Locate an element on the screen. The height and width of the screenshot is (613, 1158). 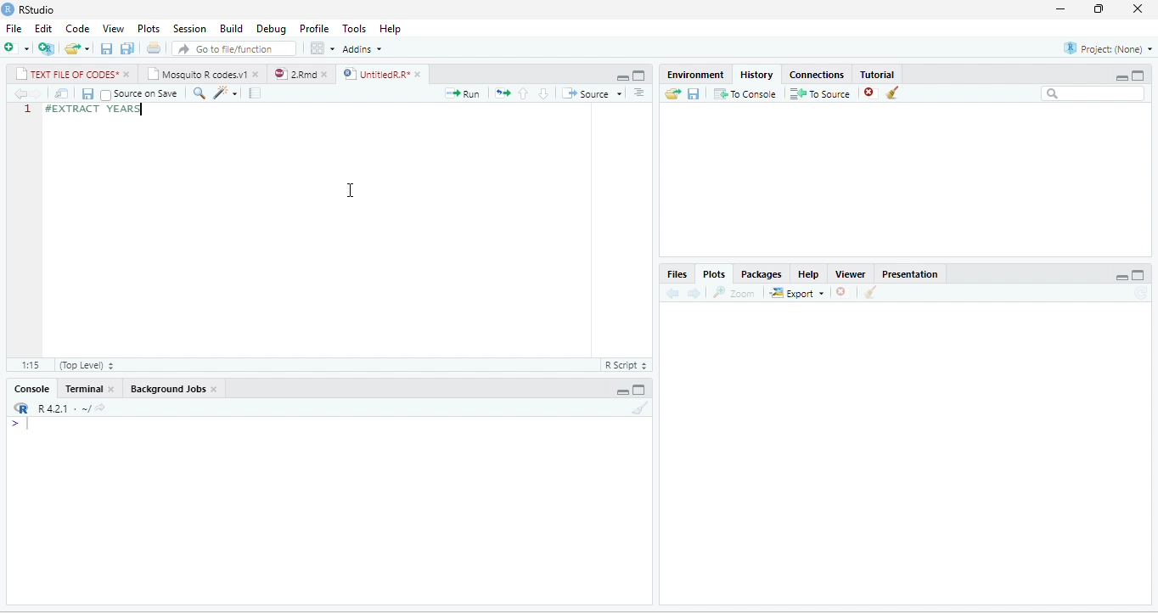
logo is located at coordinates (8, 9).